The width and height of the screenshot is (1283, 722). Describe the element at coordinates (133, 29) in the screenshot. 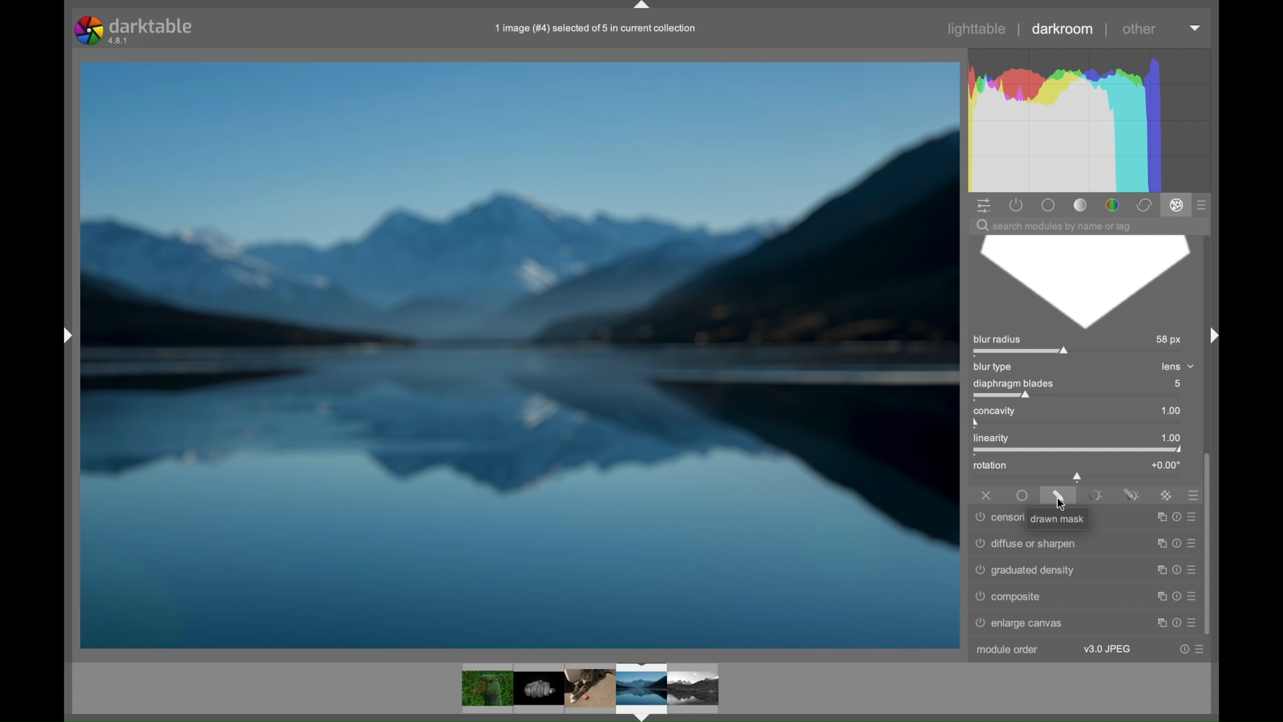

I see `darktable` at that location.